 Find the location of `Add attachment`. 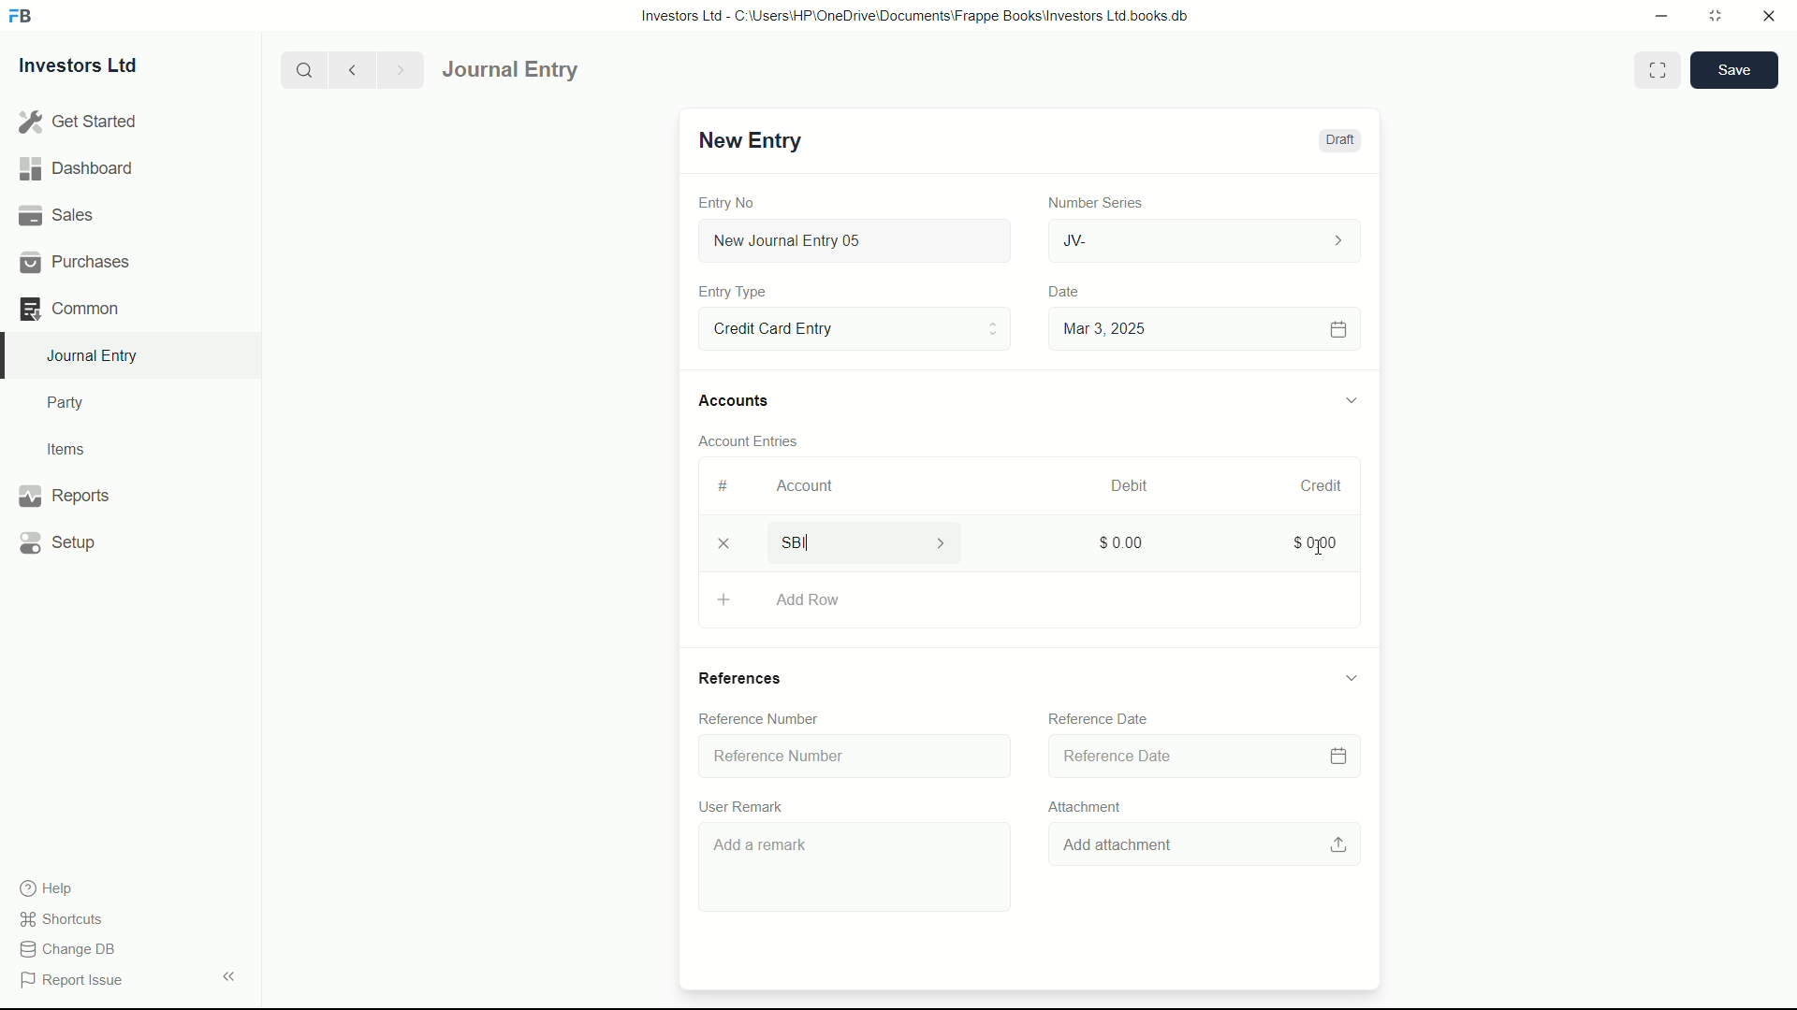

Add attachment is located at coordinates (1209, 844).